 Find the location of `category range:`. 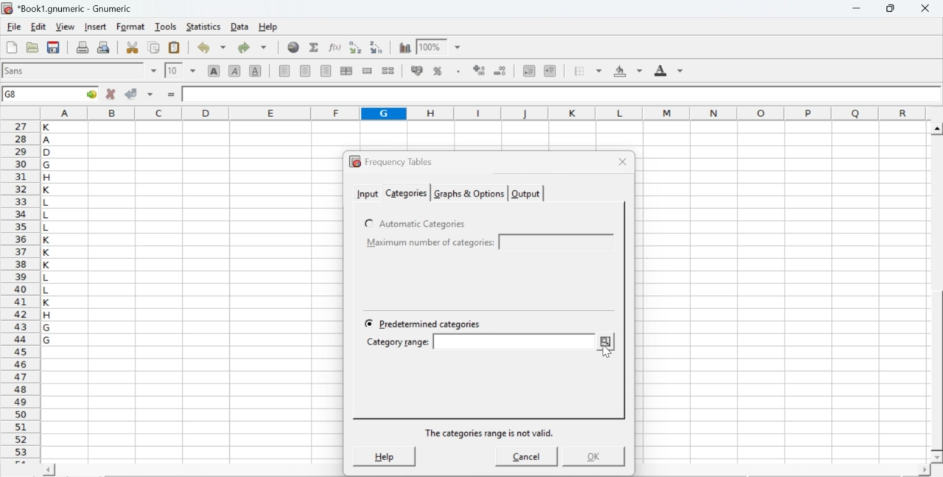

category range: is located at coordinates (399, 344).